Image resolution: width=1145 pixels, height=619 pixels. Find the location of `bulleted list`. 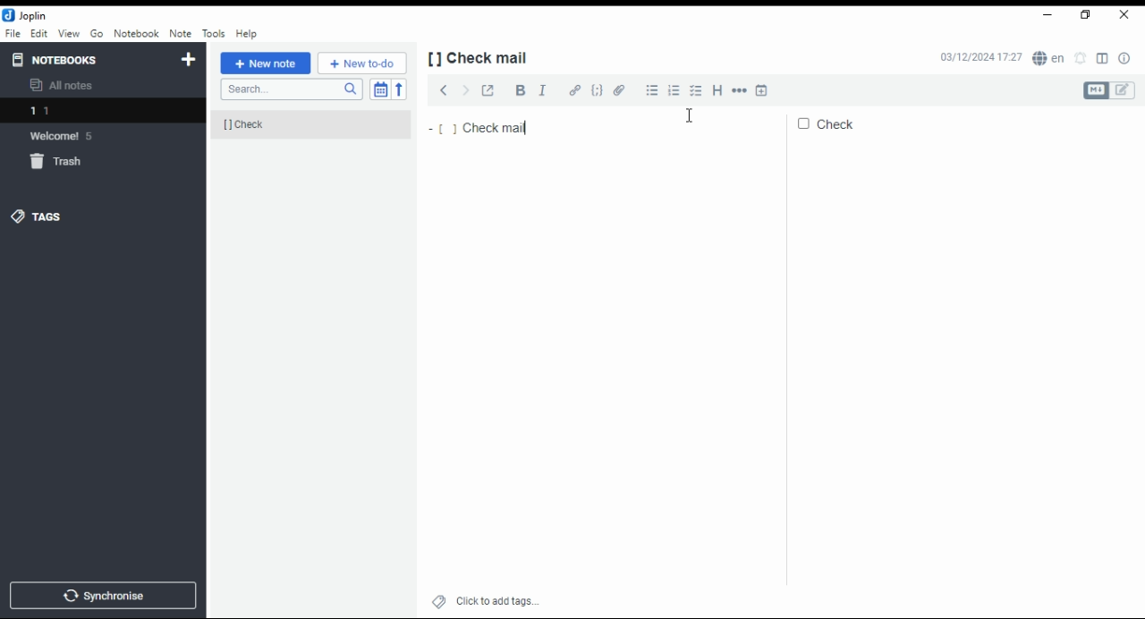

bulleted list is located at coordinates (650, 90).